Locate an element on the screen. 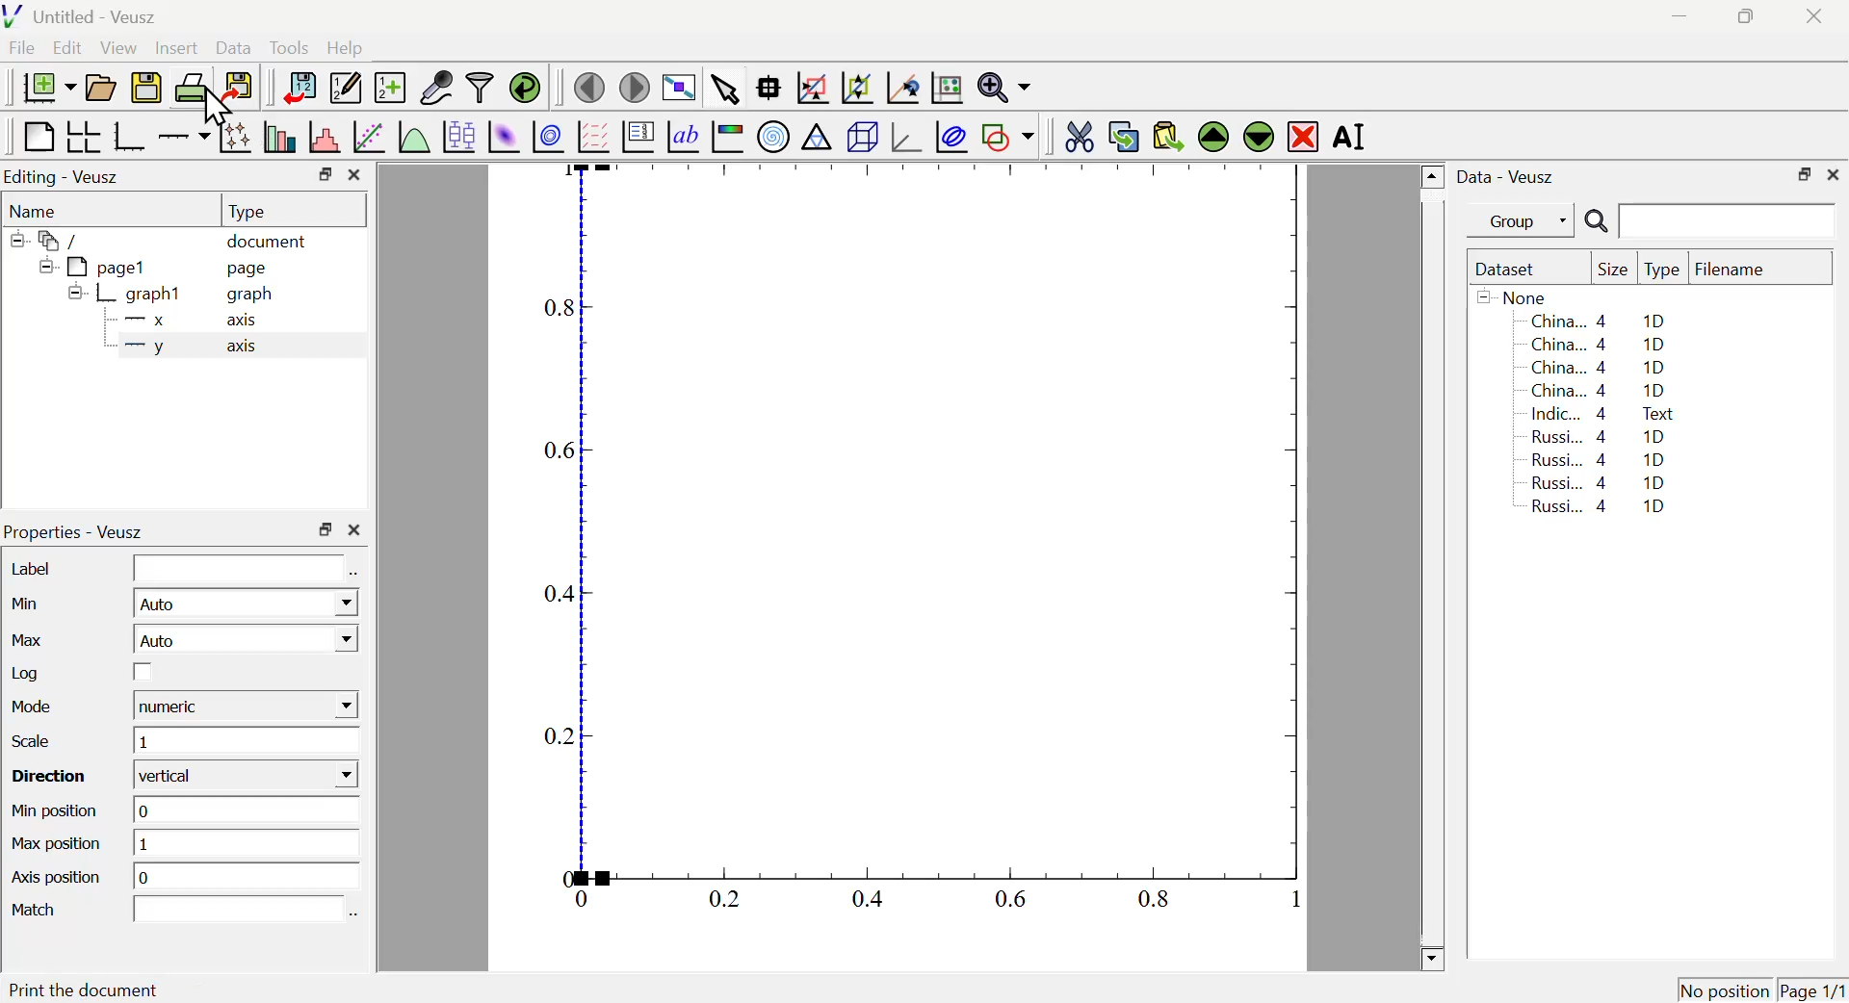 The width and height of the screenshot is (1849, 1003). Russi... 4 1D is located at coordinates (1602, 436).